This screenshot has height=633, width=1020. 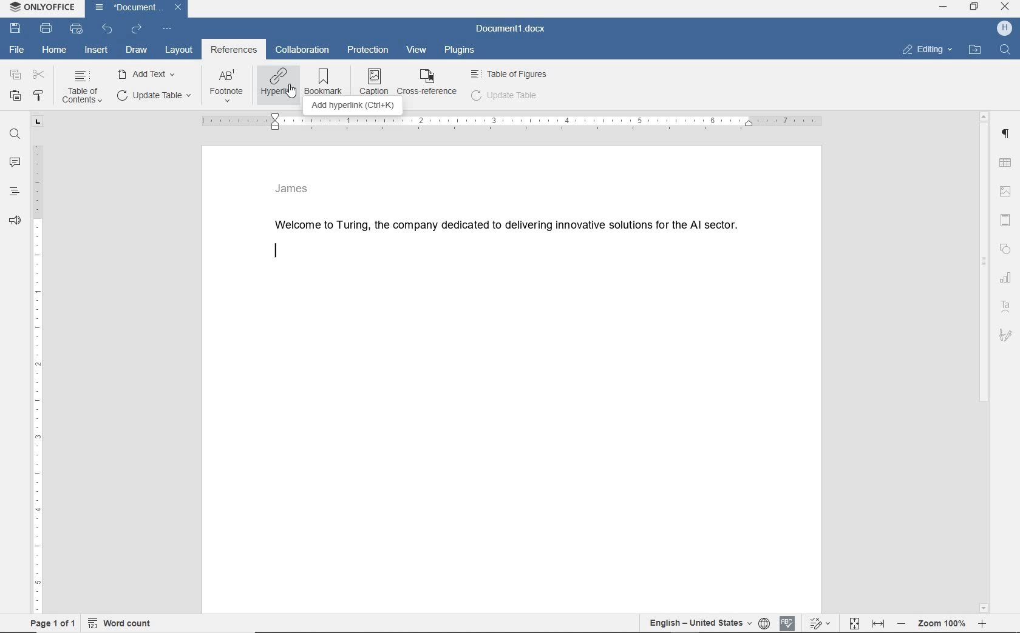 What do you see at coordinates (505, 95) in the screenshot?
I see `update table` at bounding box center [505, 95].